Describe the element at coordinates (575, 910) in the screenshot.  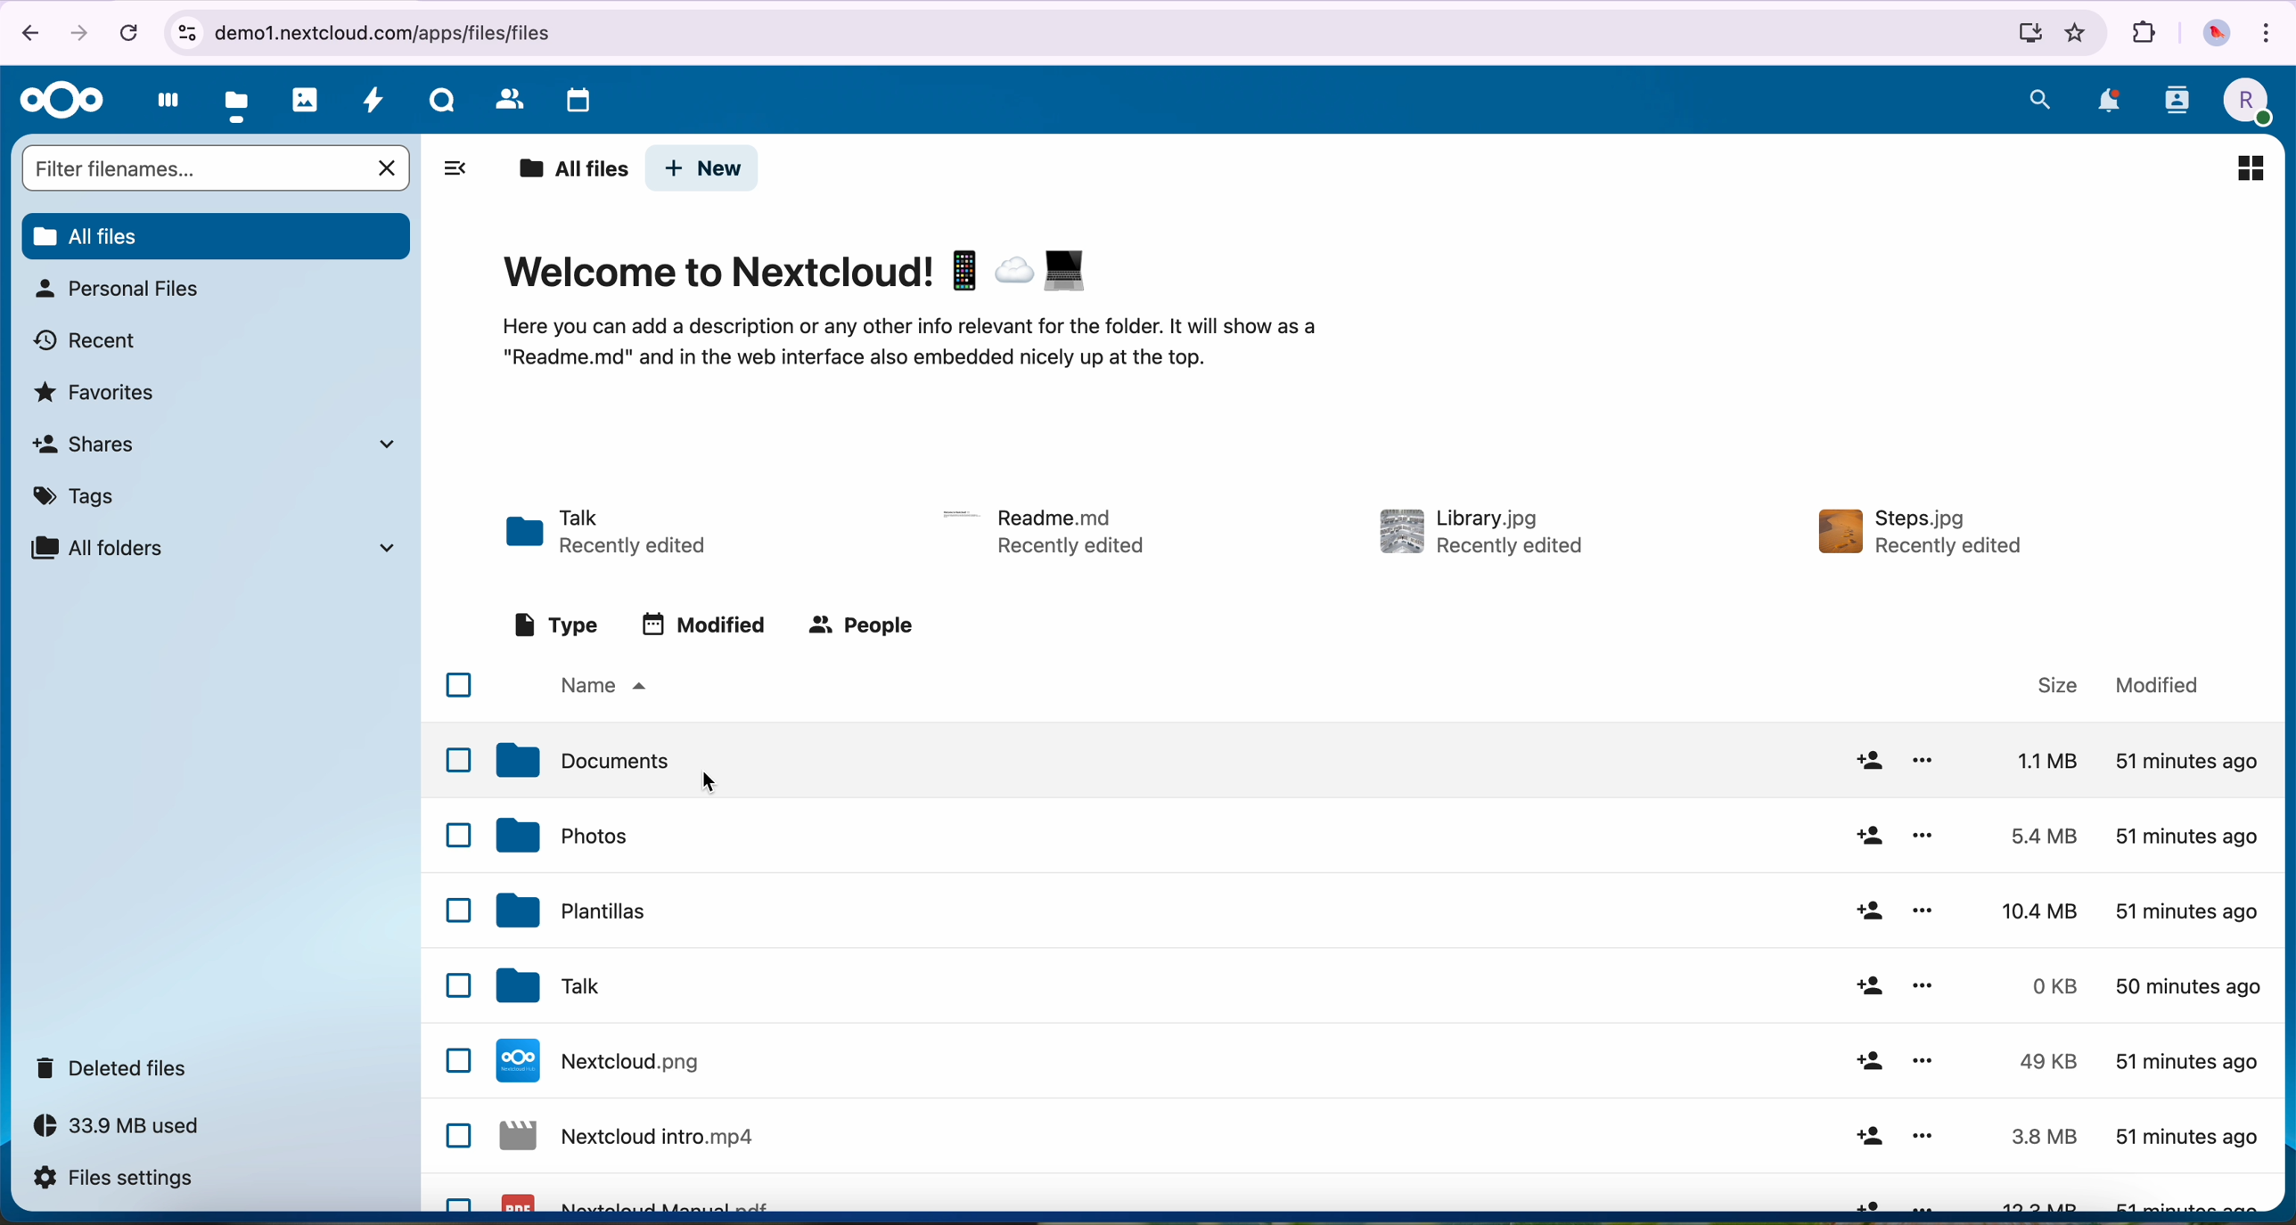
I see `plantillas` at that location.